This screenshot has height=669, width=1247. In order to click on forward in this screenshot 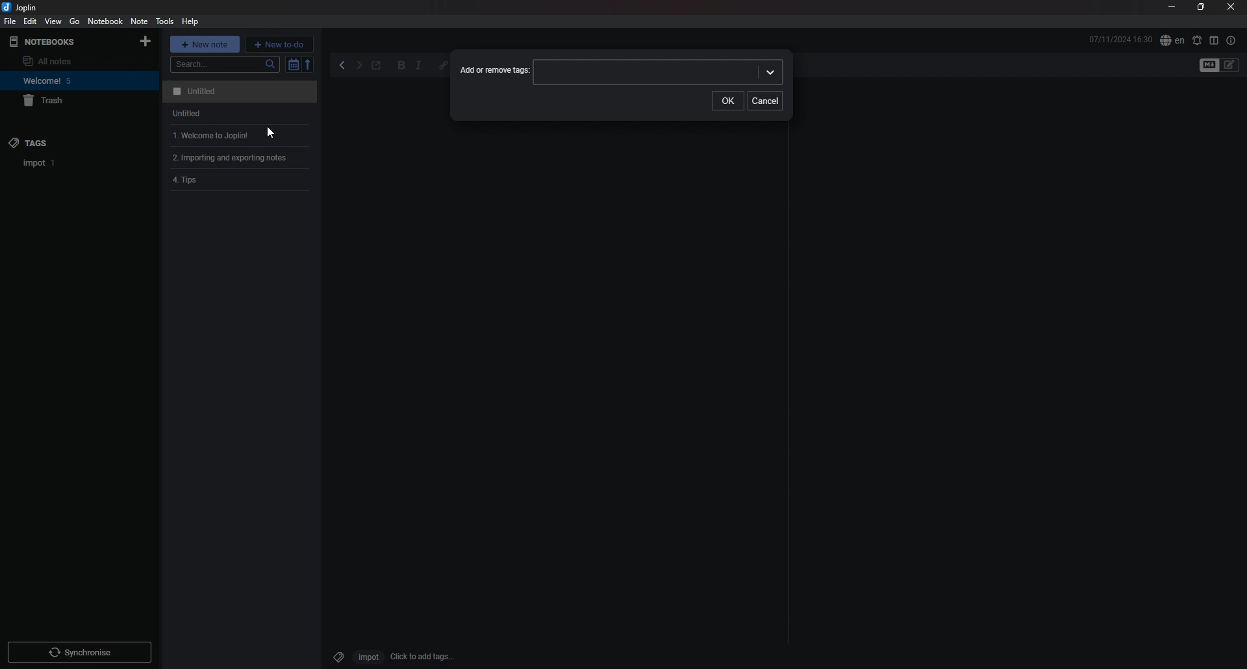, I will do `click(359, 67)`.